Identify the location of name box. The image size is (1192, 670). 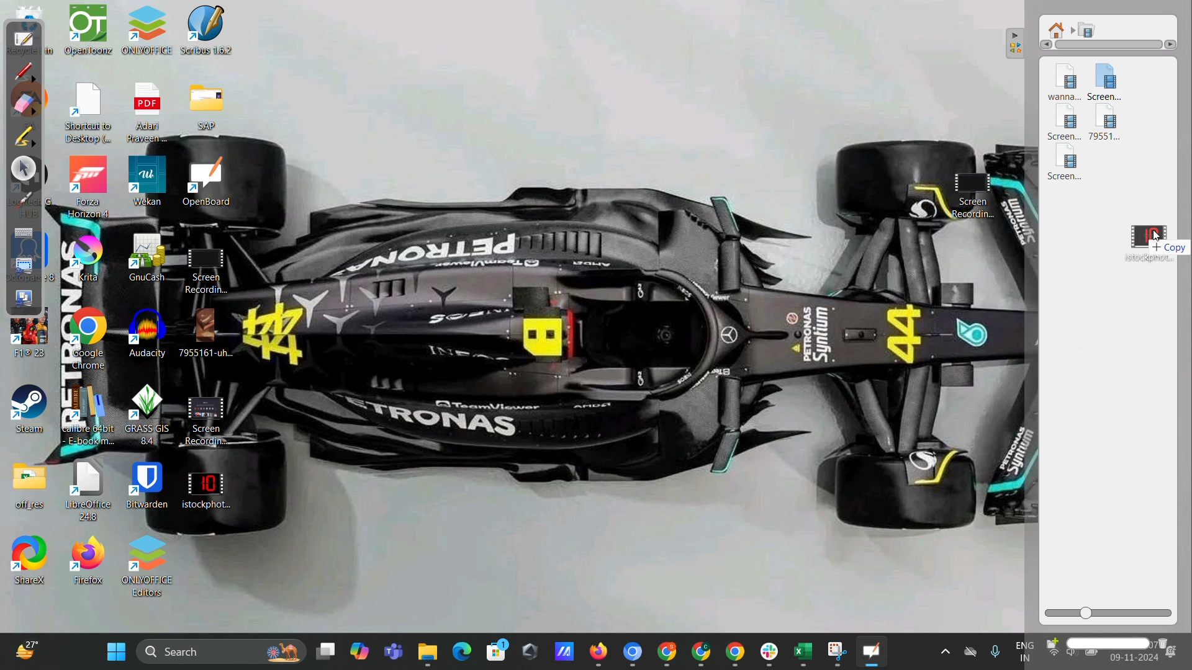
(1109, 644).